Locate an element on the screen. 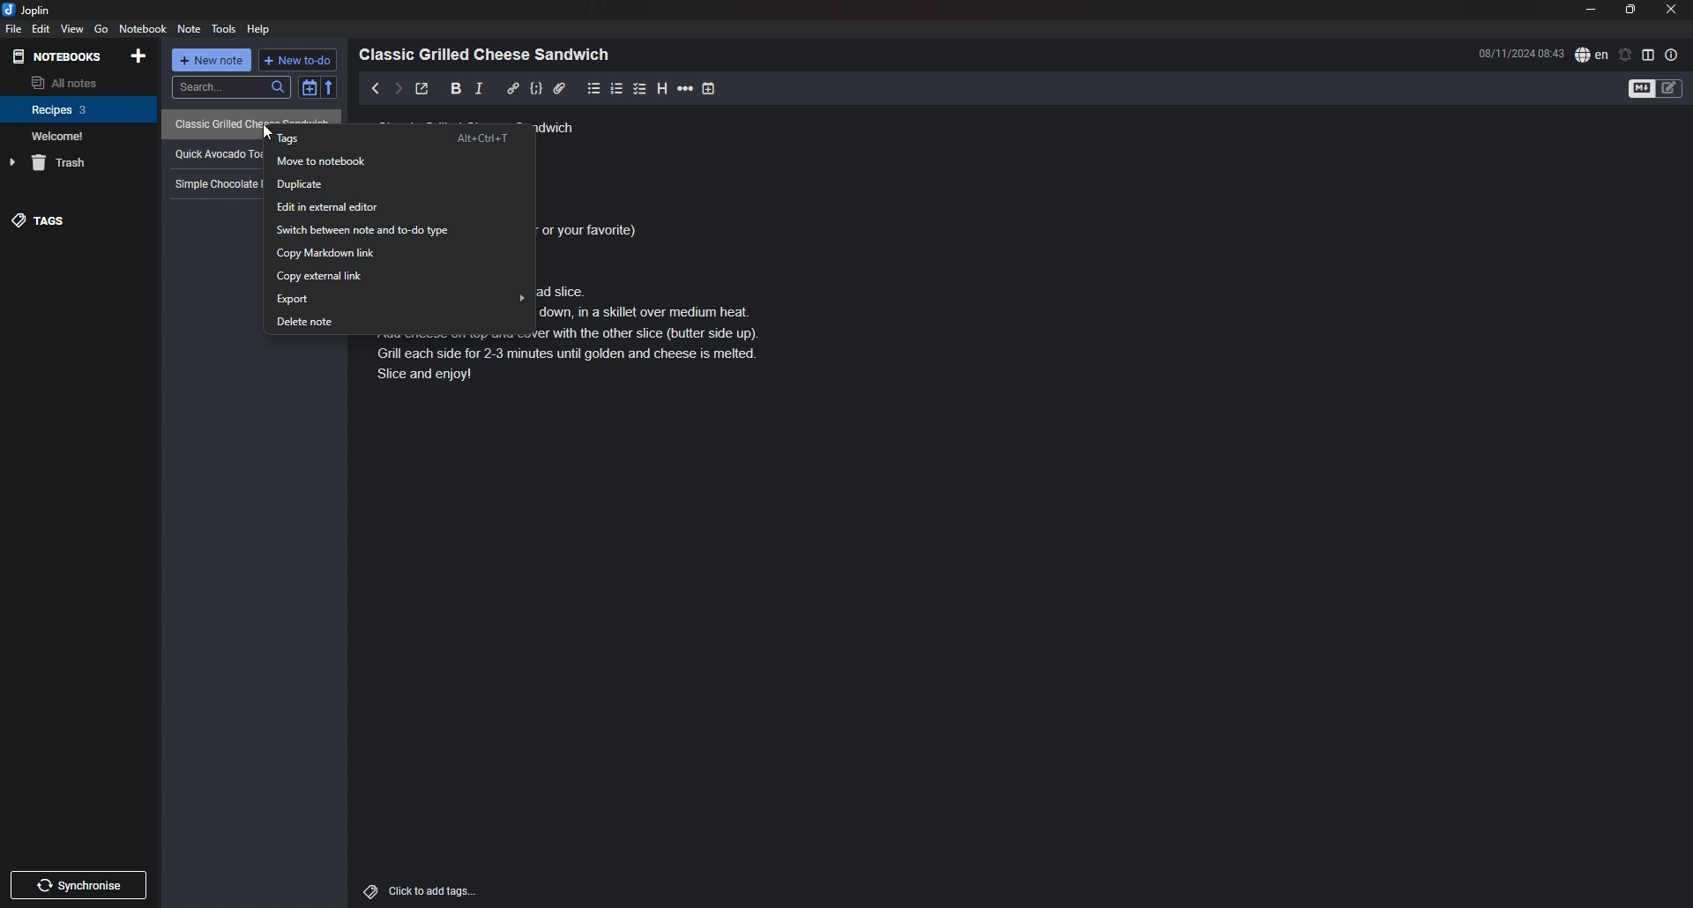  recipe is located at coordinates (214, 183).